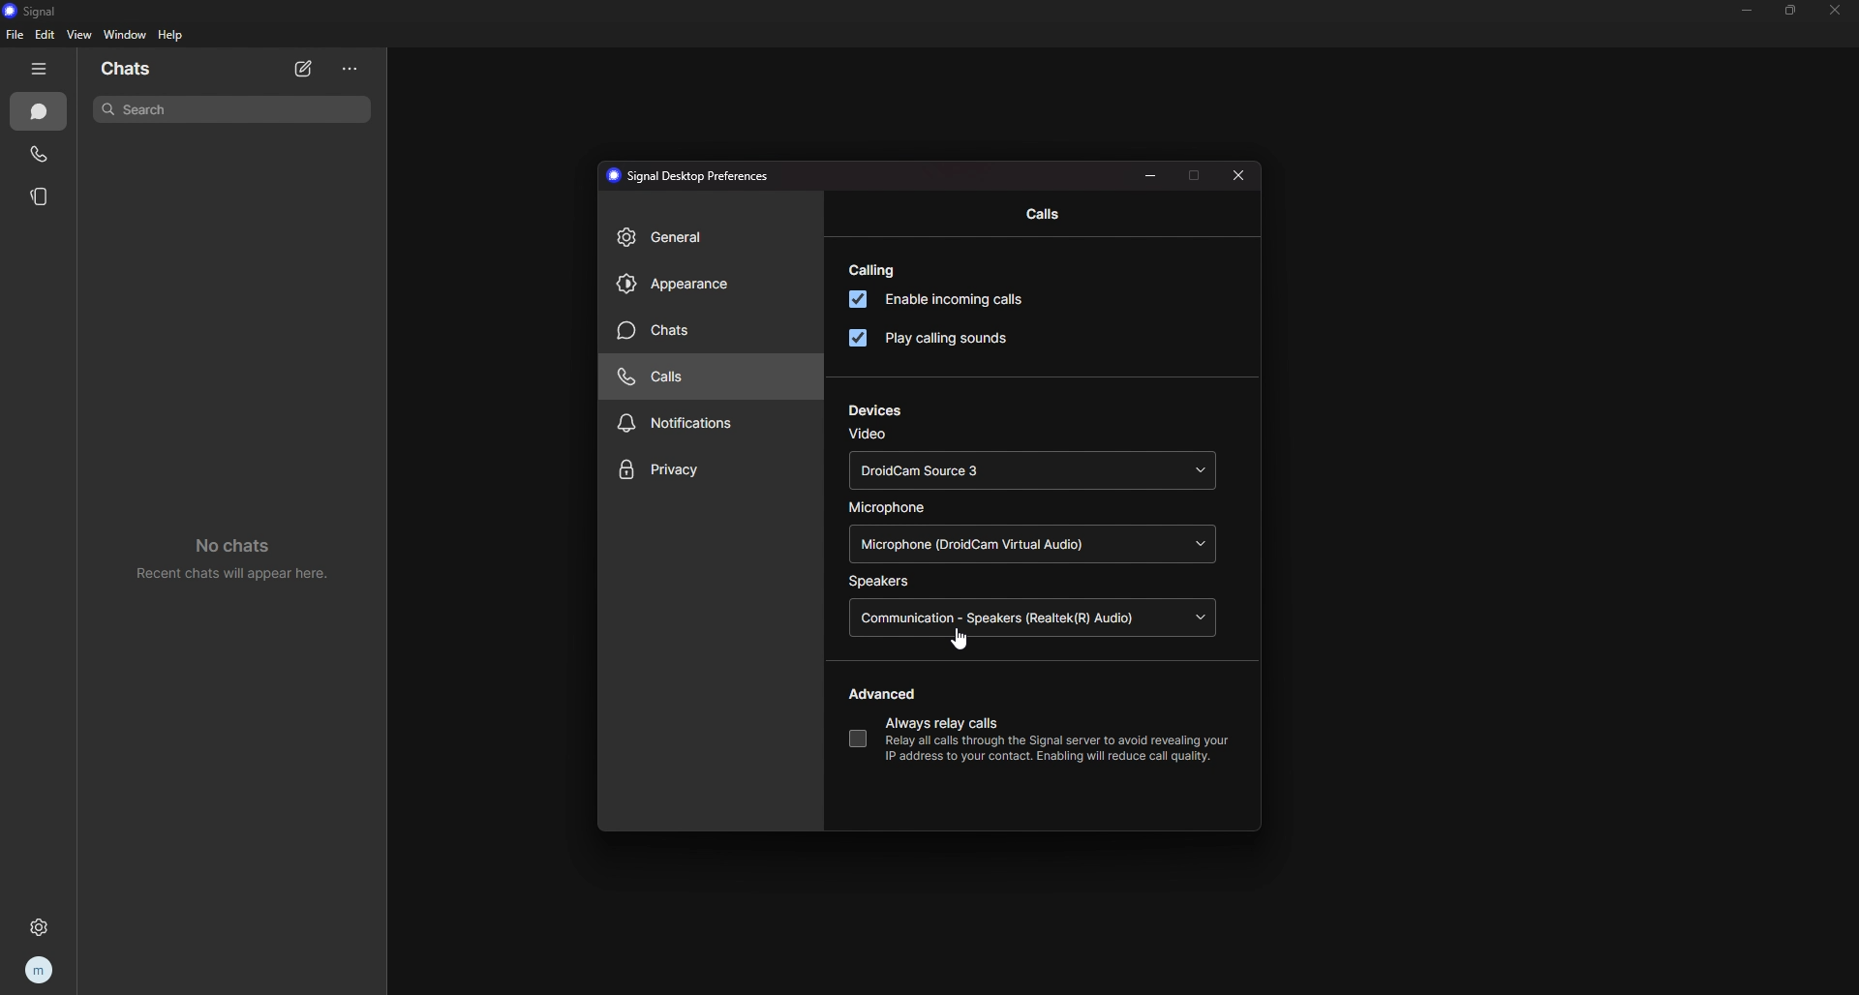 The height and width of the screenshot is (995, 1859). I want to click on resize, so click(1150, 176).